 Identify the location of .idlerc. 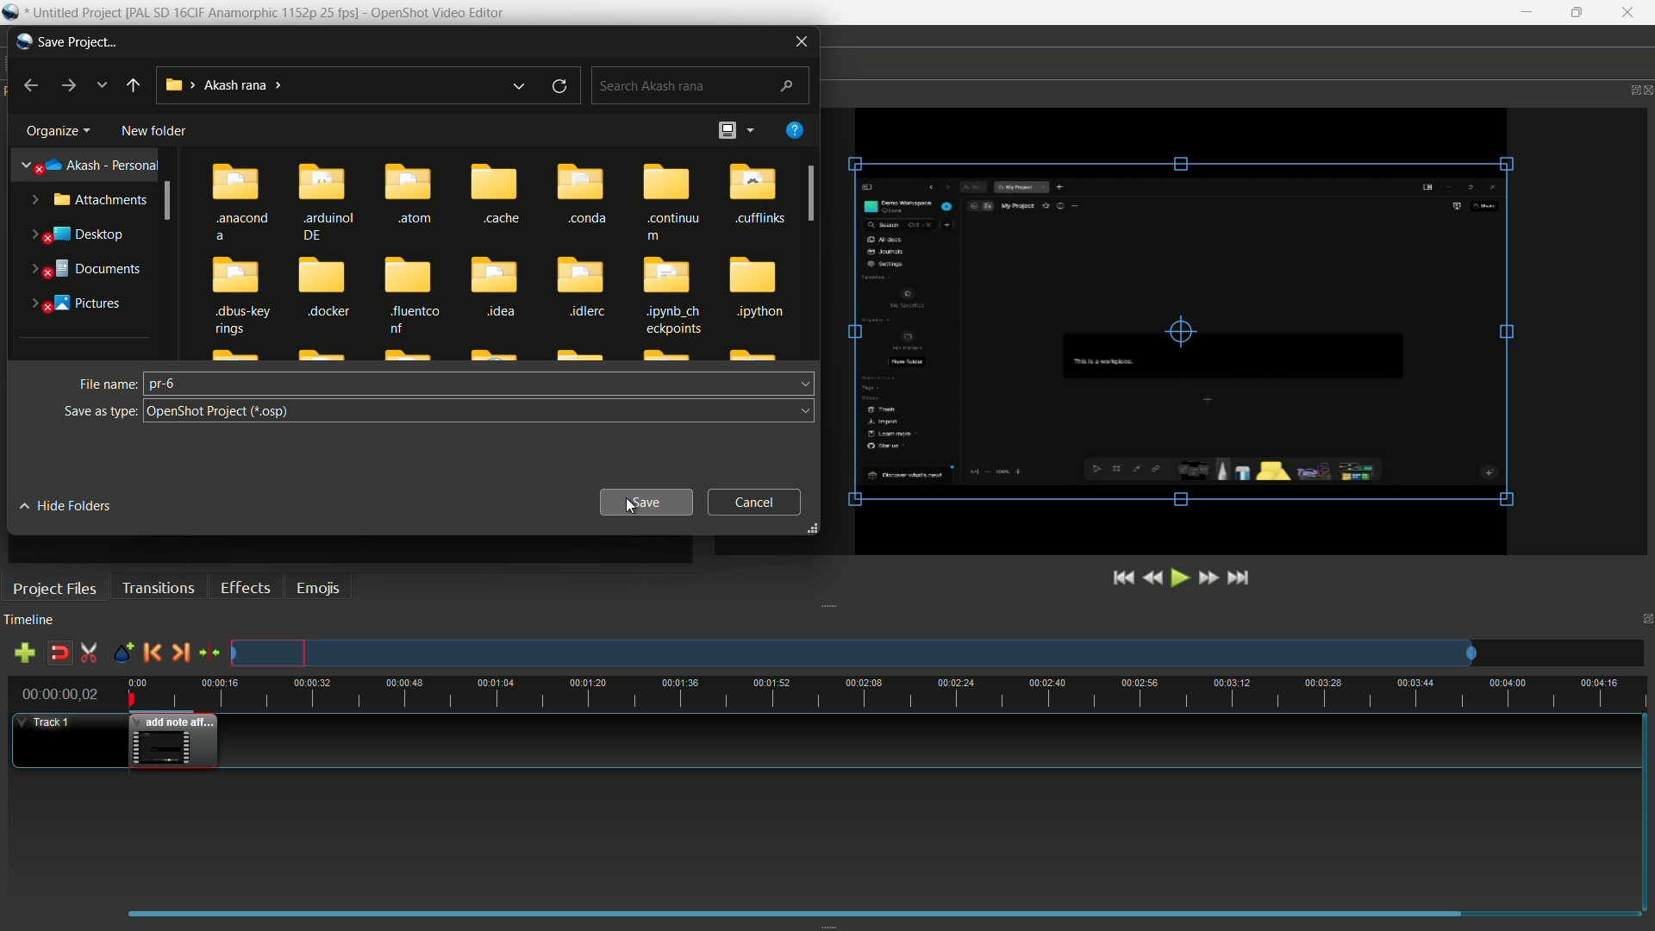
(582, 290).